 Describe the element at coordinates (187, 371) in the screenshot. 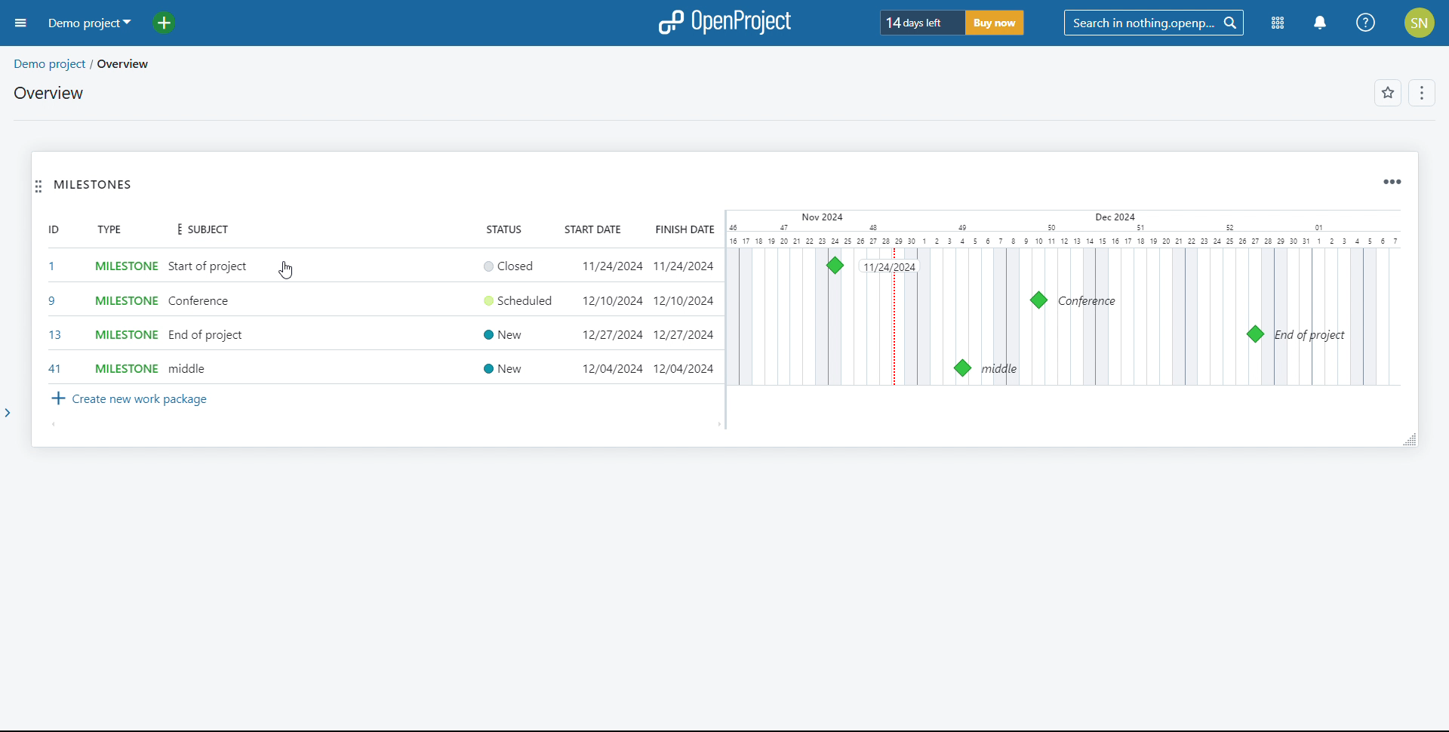

I see `middle` at that location.